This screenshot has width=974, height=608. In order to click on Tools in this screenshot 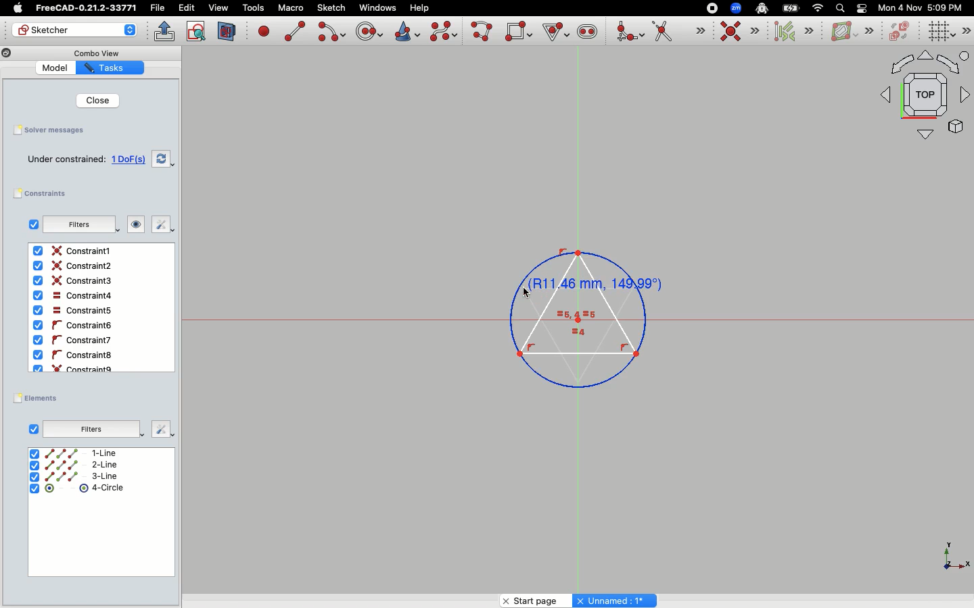, I will do `click(253, 9)`.